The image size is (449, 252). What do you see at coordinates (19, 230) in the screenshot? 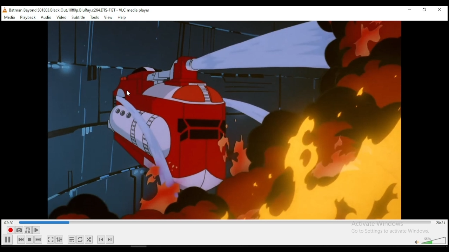
I see `take a snapshot` at bounding box center [19, 230].